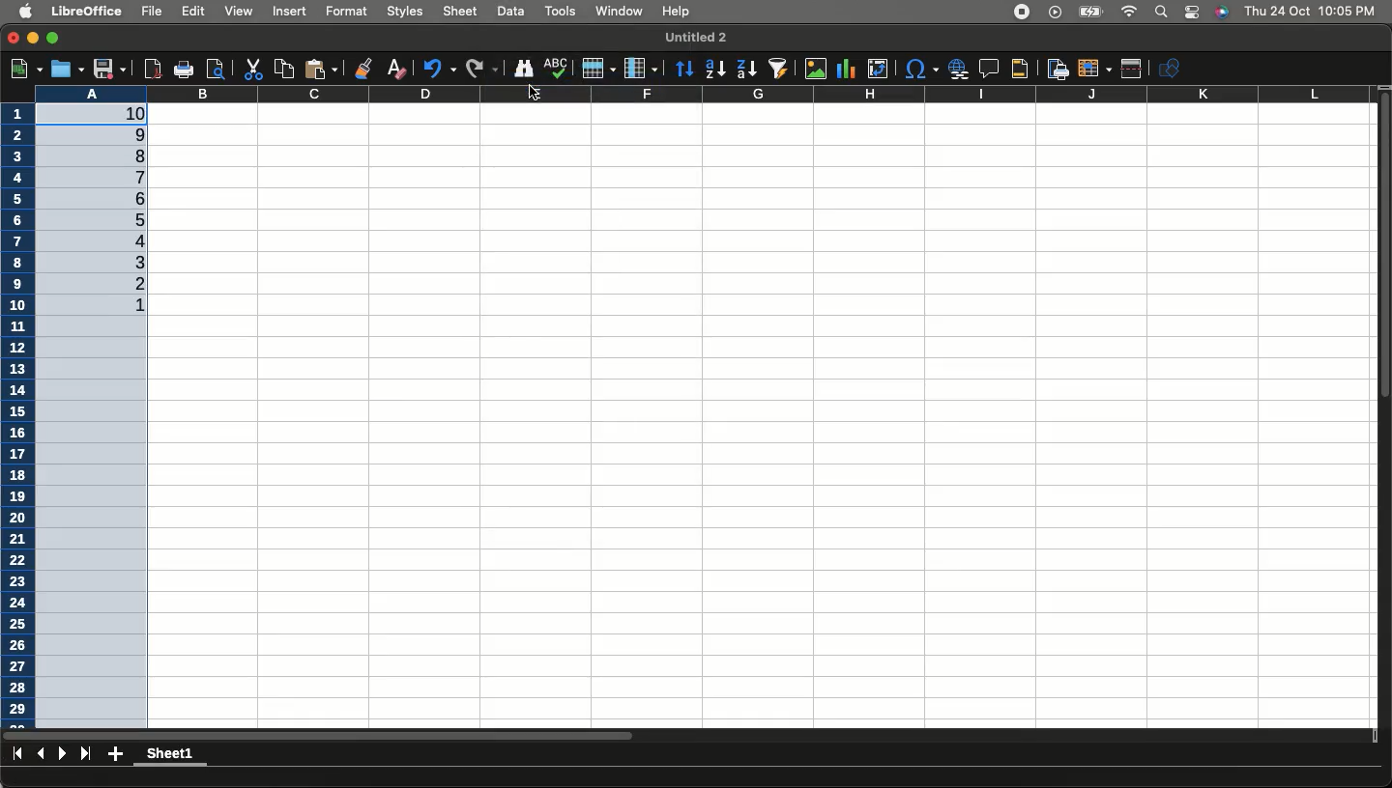 The image size is (1392, 788). I want to click on Headers and footers, so click(1019, 70).